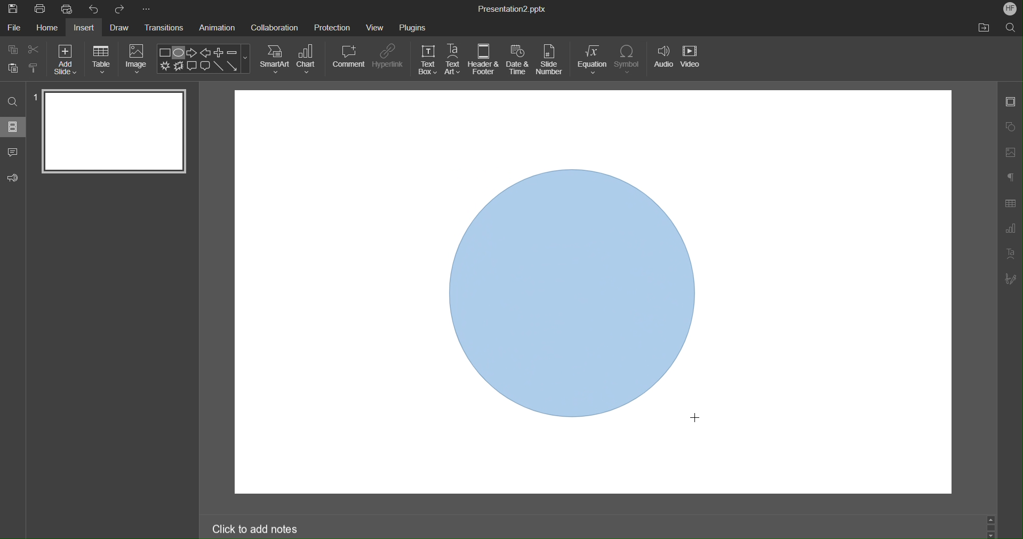  I want to click on Comment, so click(349, 56).